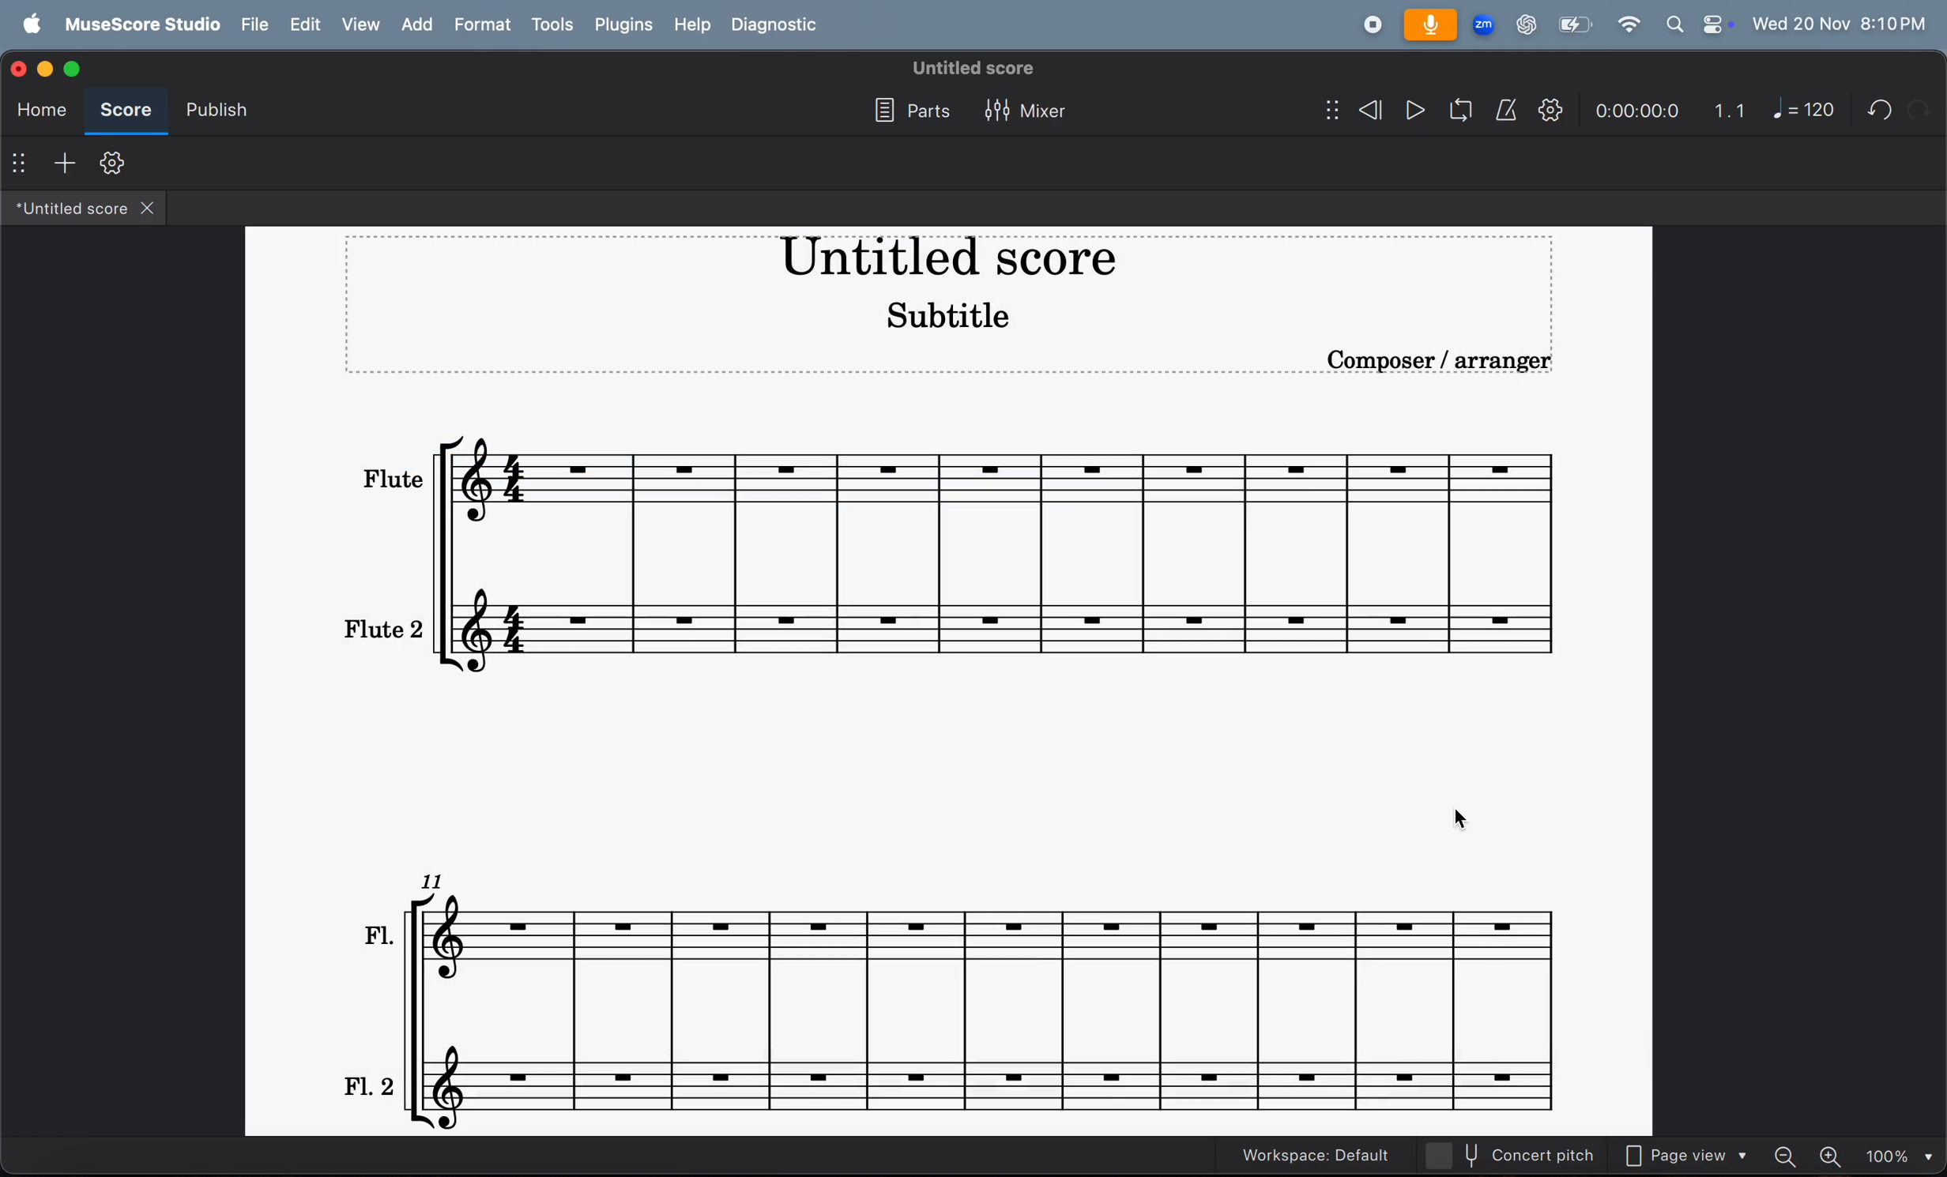 The width and height of the screenshot is (1947, 1177). What do you see at coordinates (946, 315) in the screenshot?
I see `subtitle` at bounding box center [946, 315].